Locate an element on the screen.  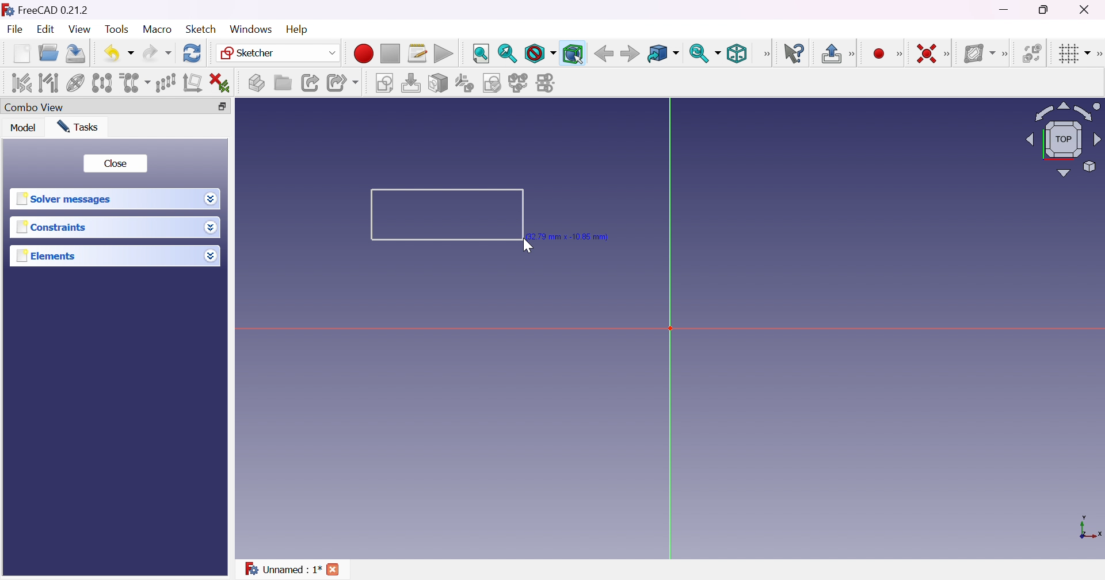
File is located at coordinates (14, 29).